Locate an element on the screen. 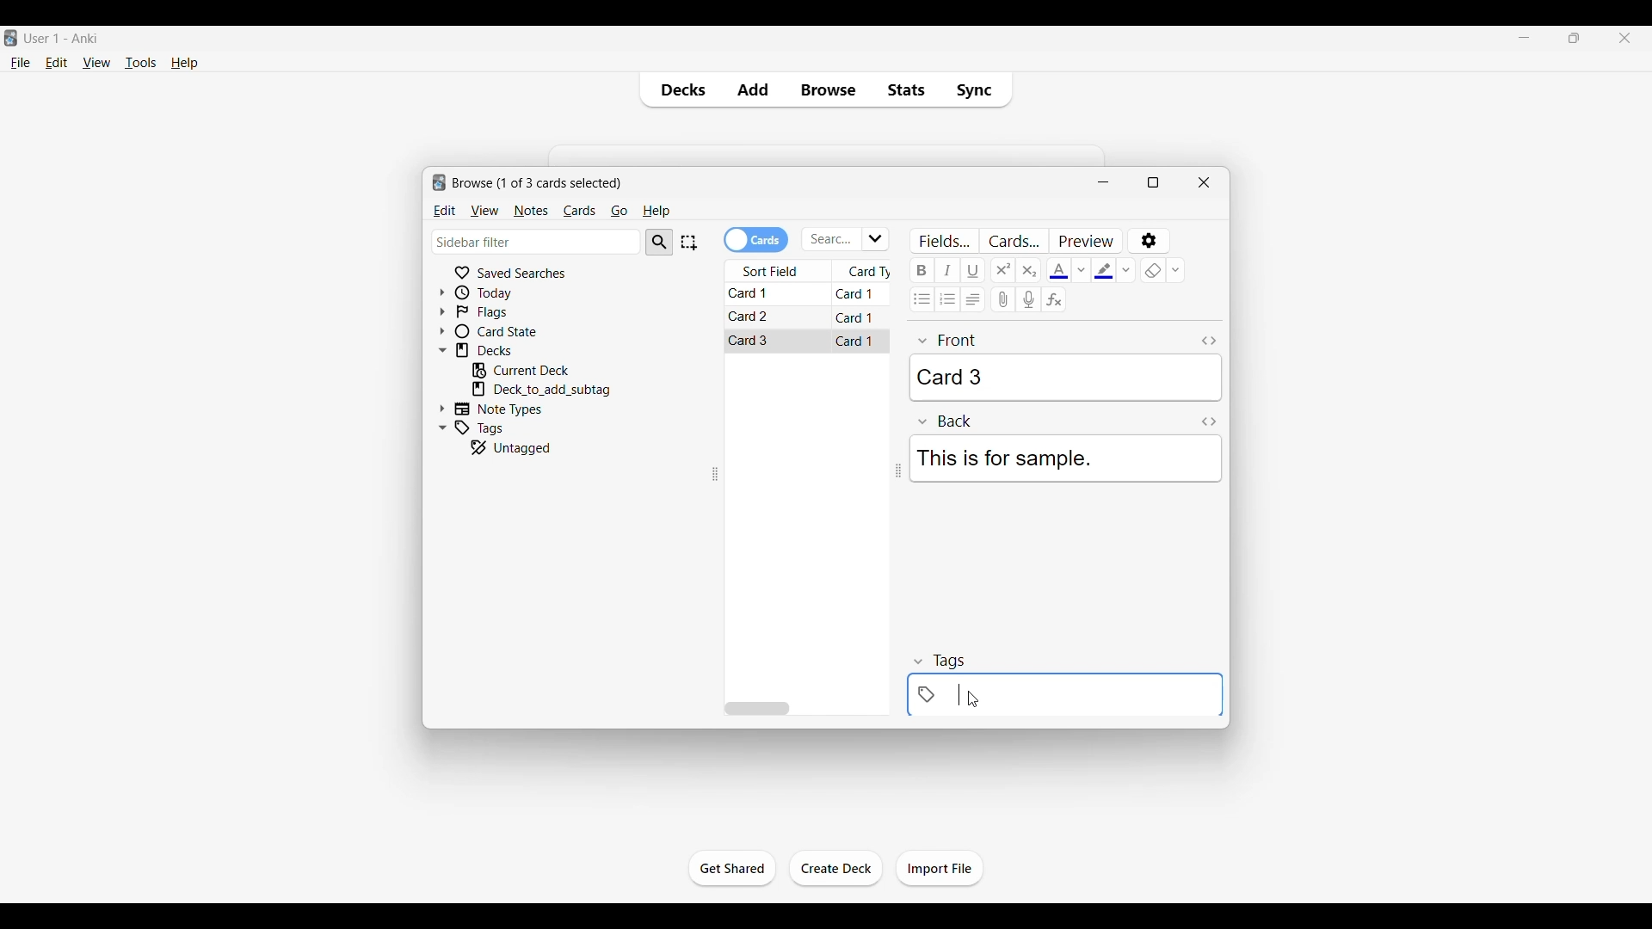 The image size is (1652, 929). Card 1 is located at coordinates (856, 294).